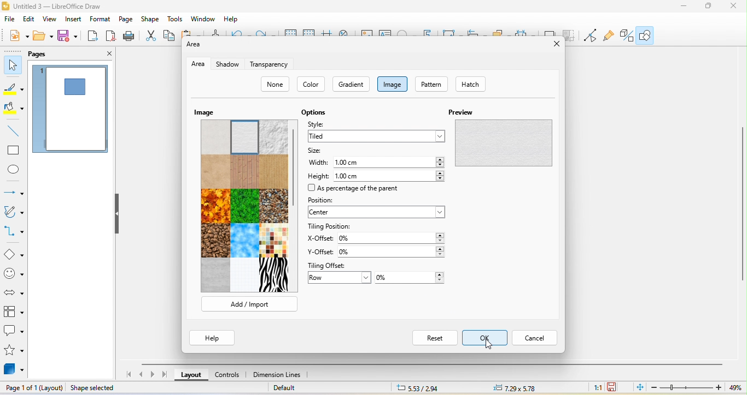 This screenshot has height=395, width=747. I want to click on zoom and pan, so click(346, 33).